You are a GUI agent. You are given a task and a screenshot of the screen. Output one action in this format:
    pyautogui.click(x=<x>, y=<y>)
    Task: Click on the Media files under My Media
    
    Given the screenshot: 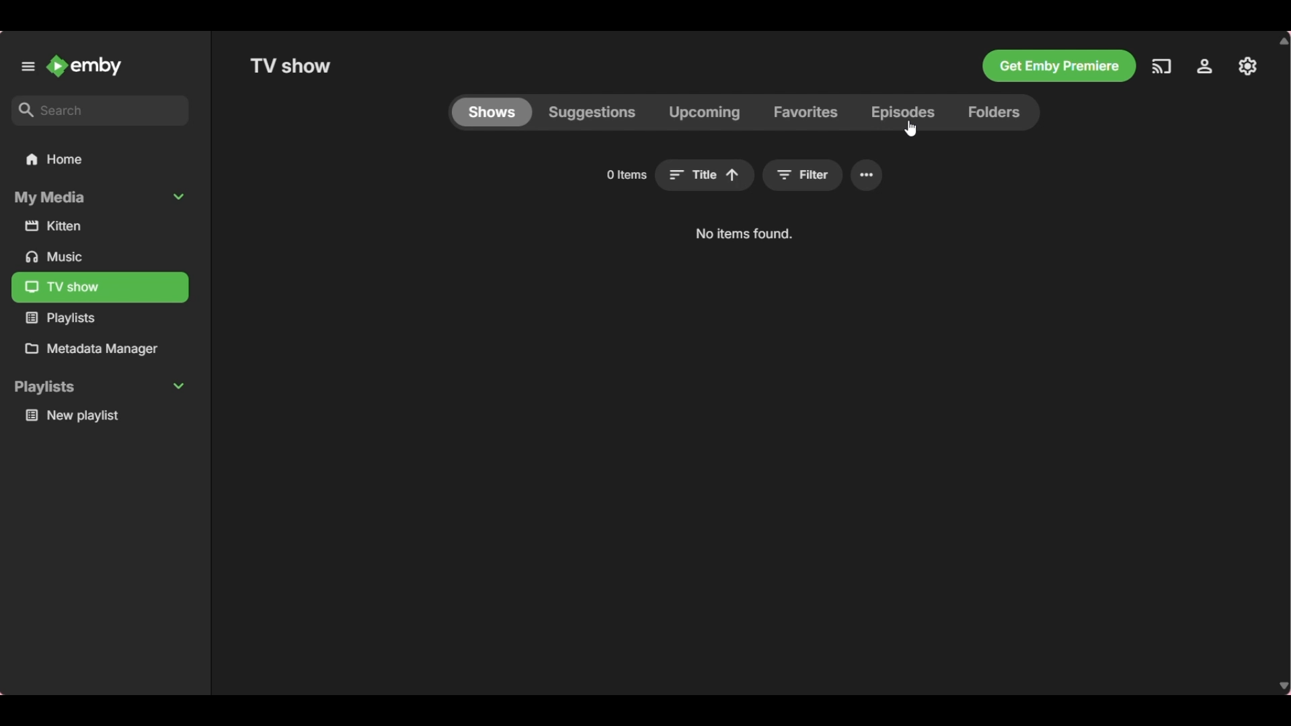 What is the action you would take?
    pyautogui.click(x=62, y=317)
    